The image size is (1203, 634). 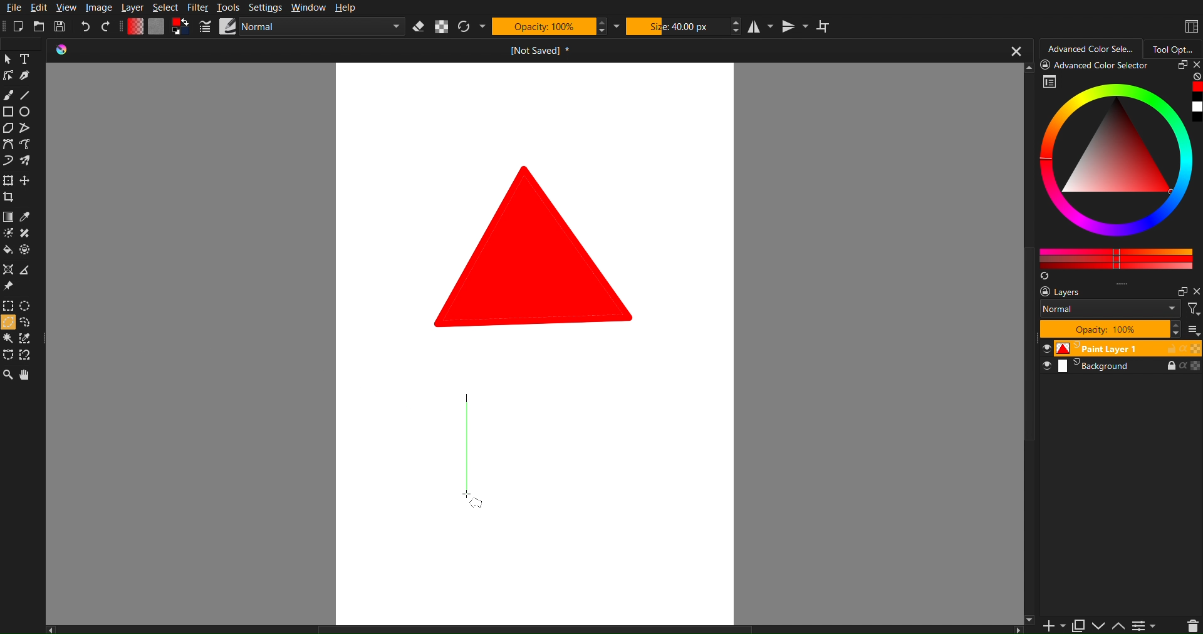 I want to click on Pen, so click(x=26, y=77).